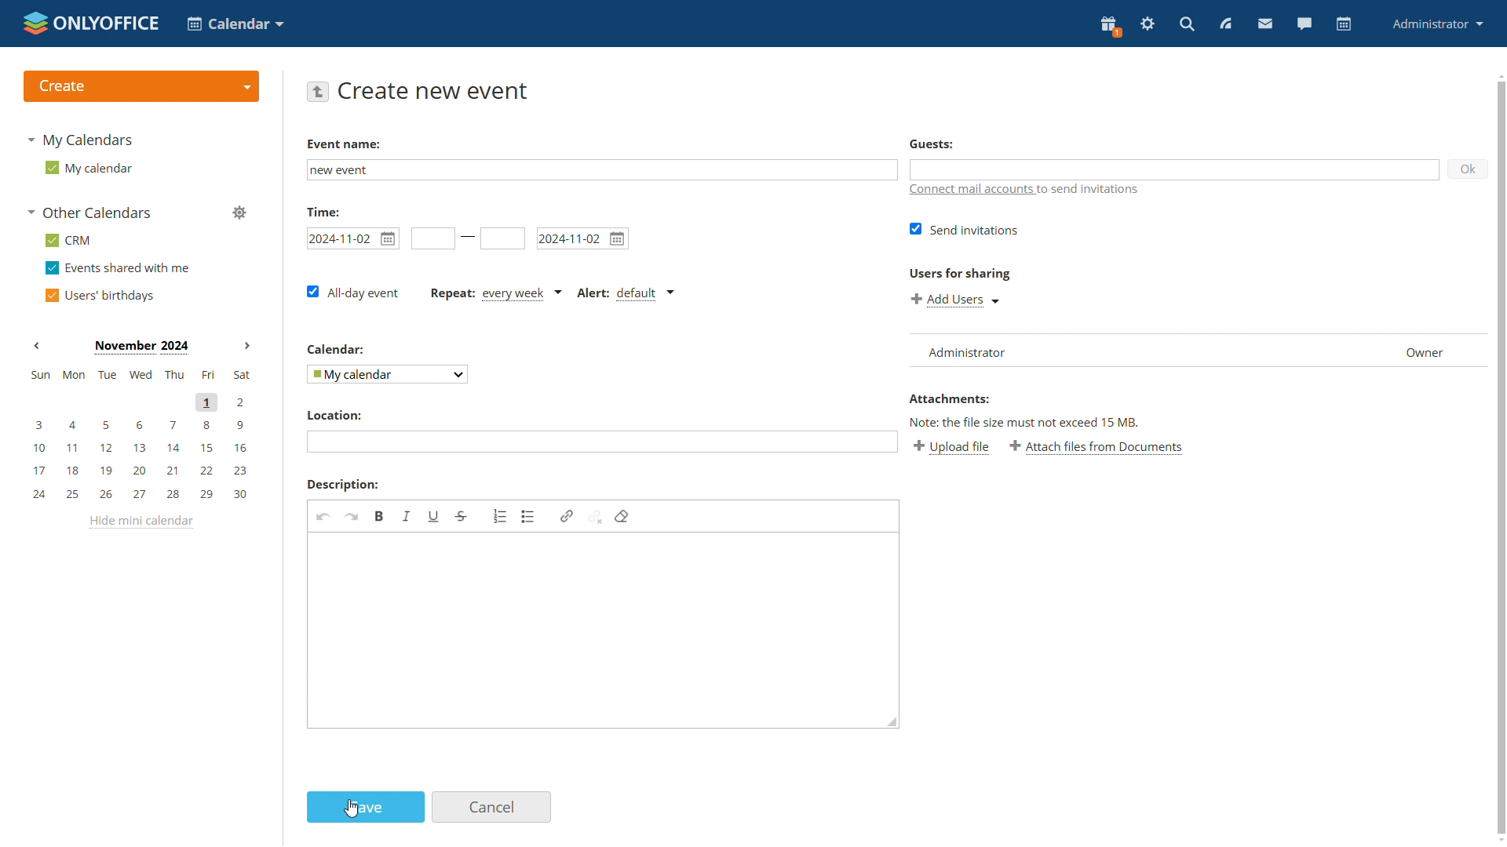 The height and width of the screenshot is (847, 1507). Describe the element at coordinates (1099, 448) in the screenshot. I see `attach files from documents` at that location.